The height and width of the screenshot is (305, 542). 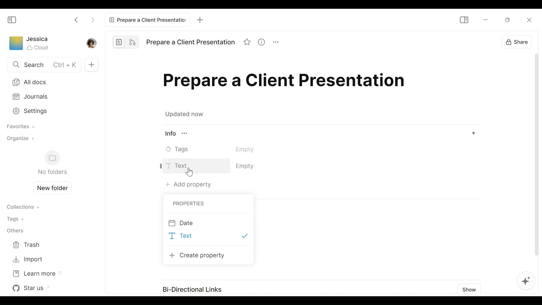 What do you see at coordinates (52, 163) in the screenshot?
I see `Folders` at bounding box center [52, 163].